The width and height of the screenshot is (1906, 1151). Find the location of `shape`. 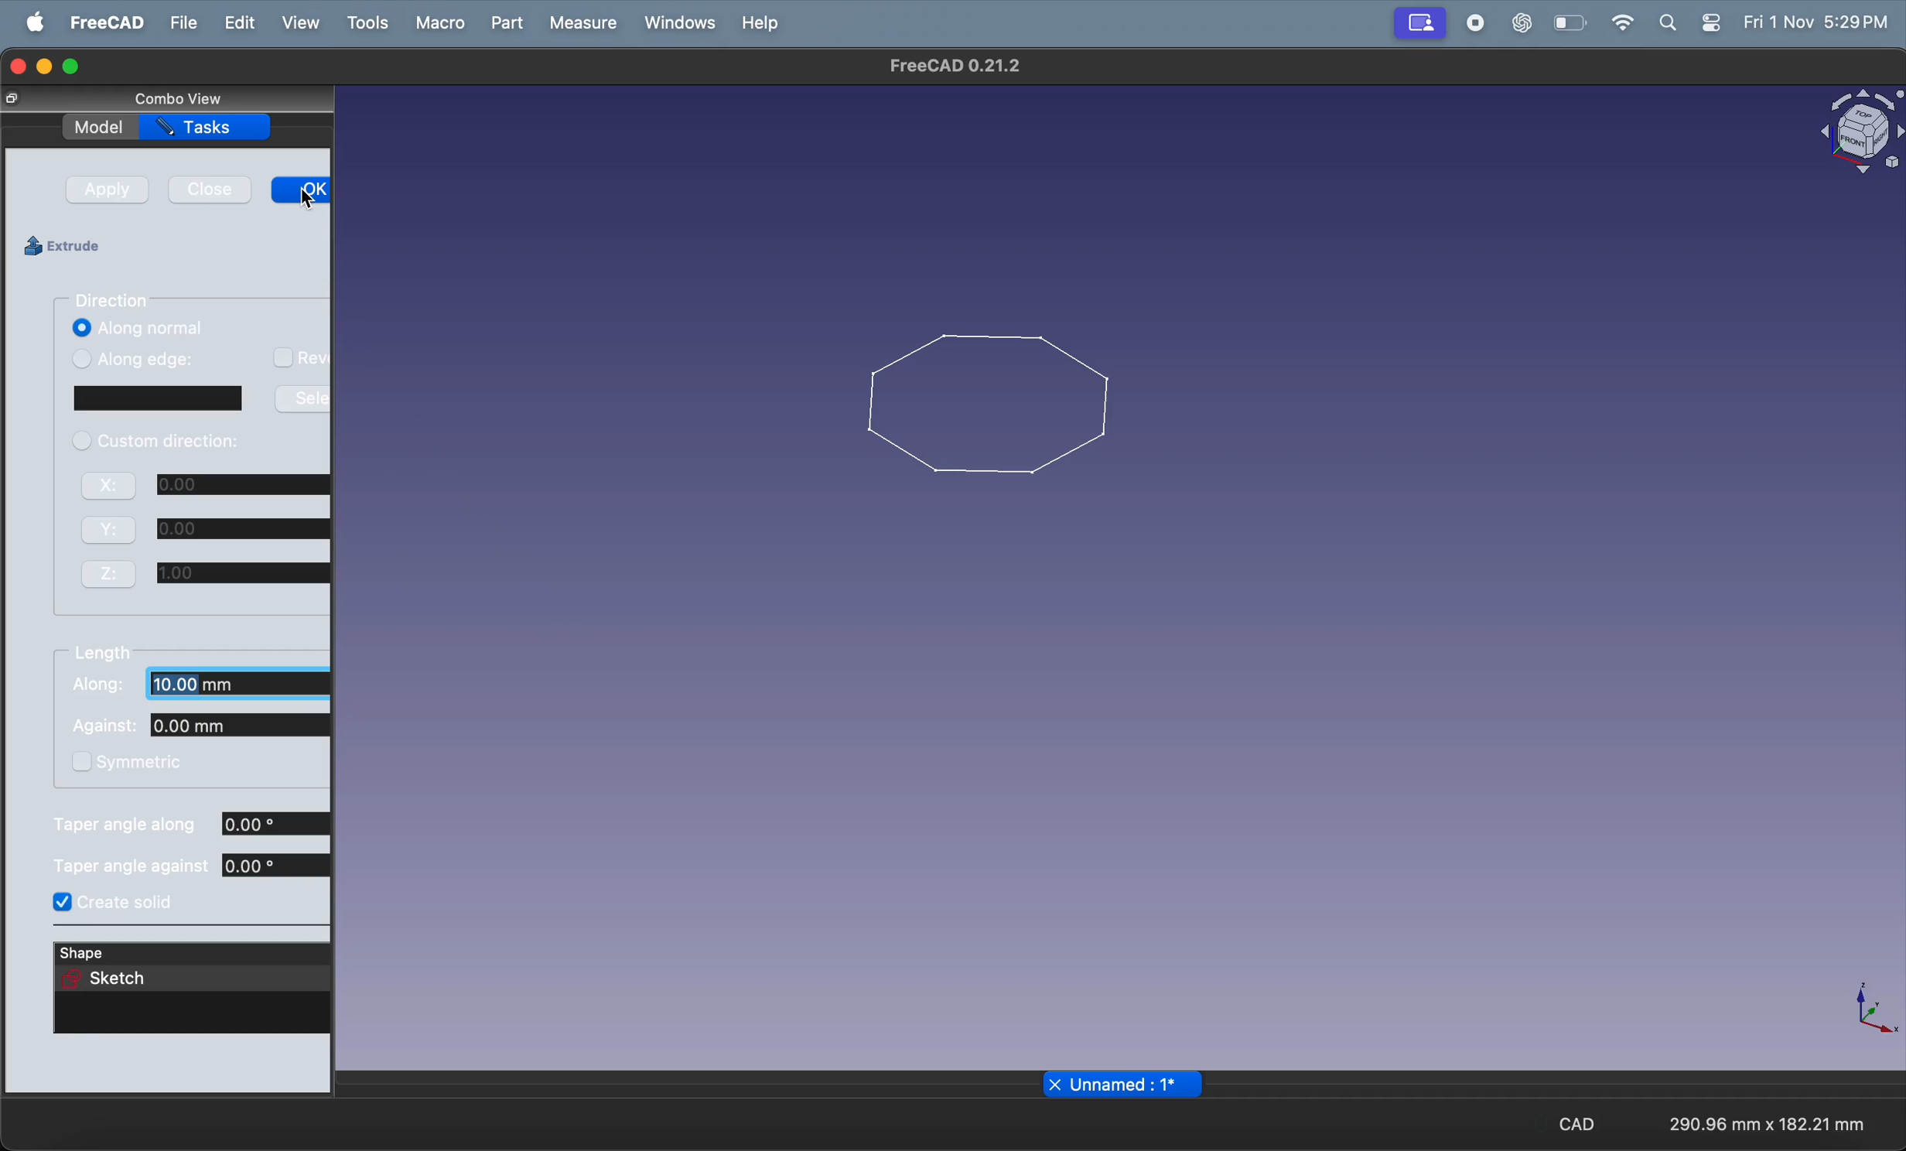

shape is located at coordinates (97, 953).